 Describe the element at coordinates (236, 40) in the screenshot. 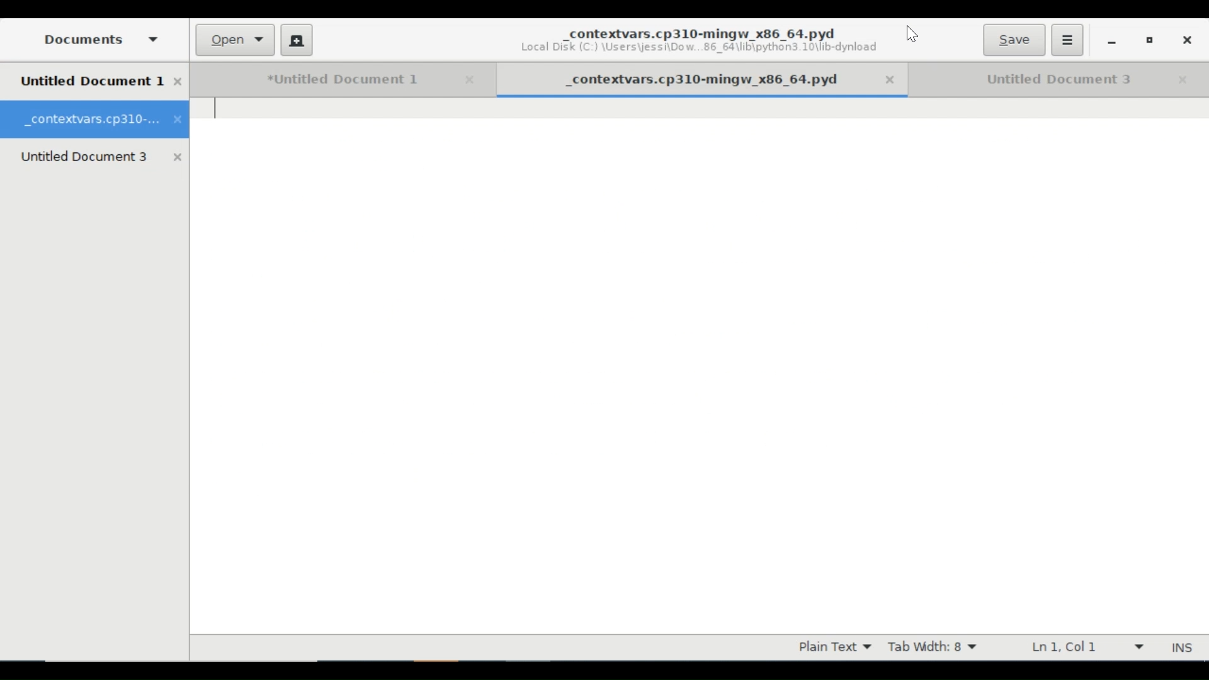

I see `Open` at that location.